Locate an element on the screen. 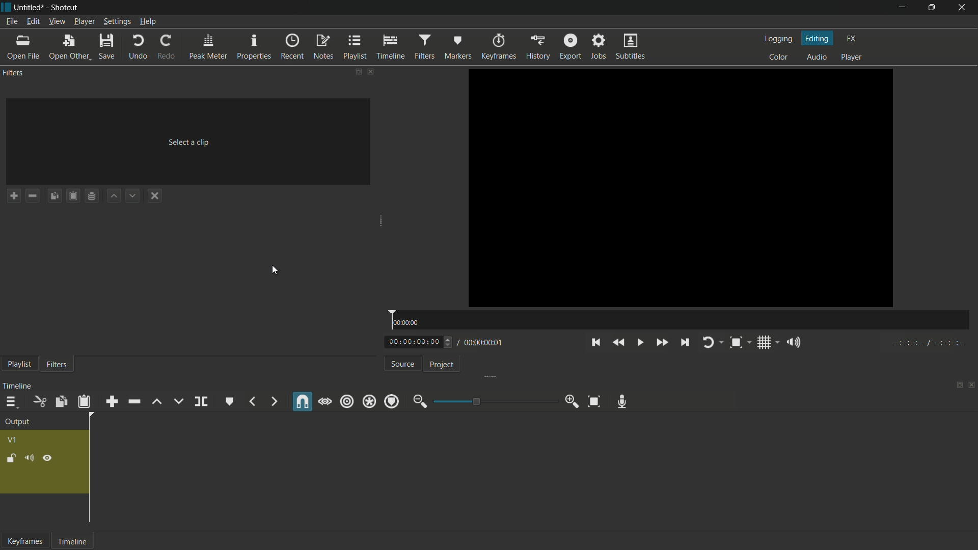  zoom in is located at coordinates (572, 401).